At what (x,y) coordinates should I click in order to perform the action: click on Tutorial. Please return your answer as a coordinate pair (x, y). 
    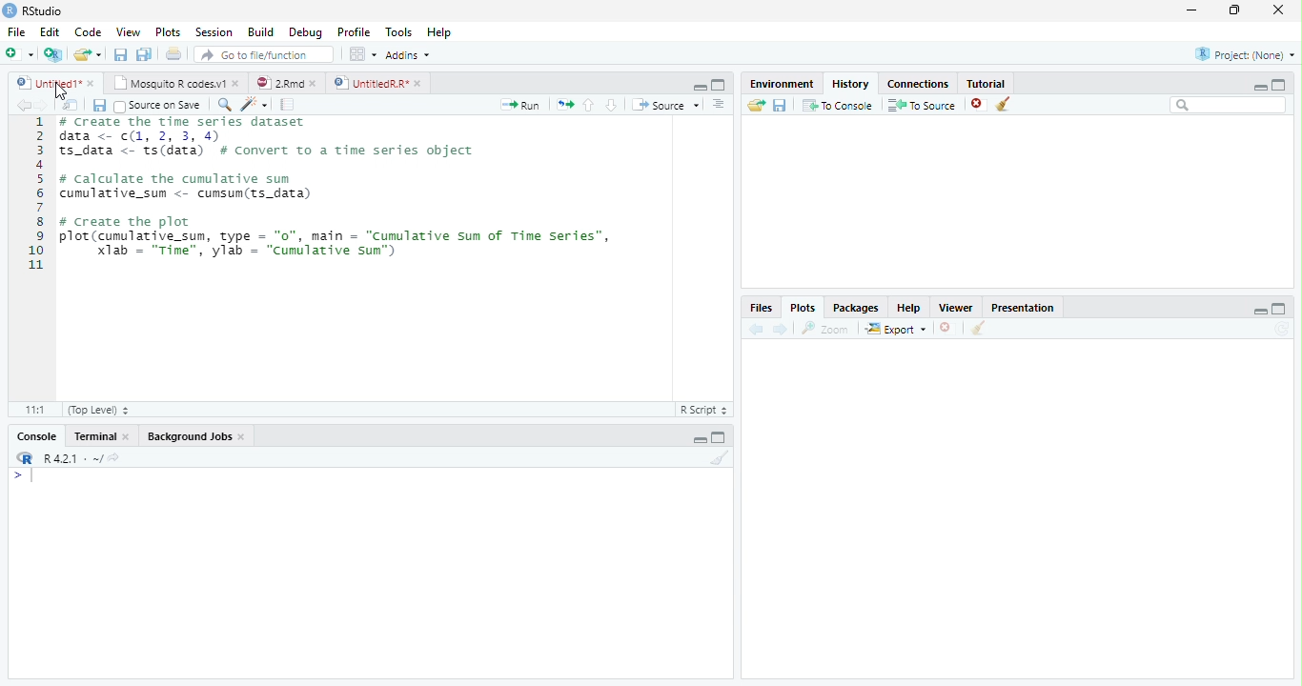
    Looking at the image, I should click on (987, 82).